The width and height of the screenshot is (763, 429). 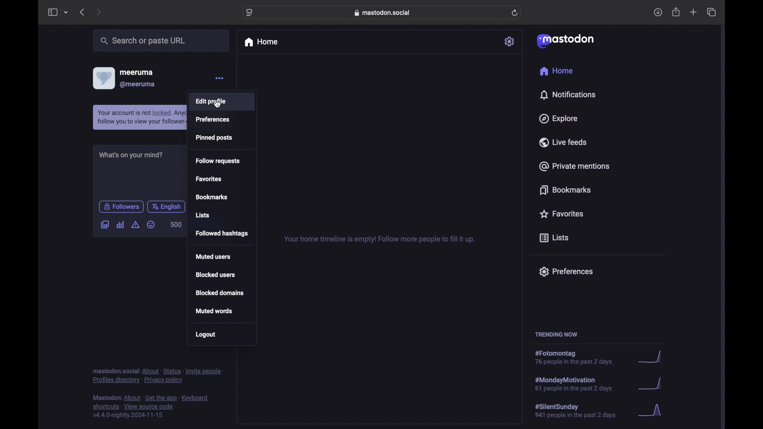 What do you see at coordinates (569, 95) in the screenshot?
I see `notifications` at bounding box center [569, 95].